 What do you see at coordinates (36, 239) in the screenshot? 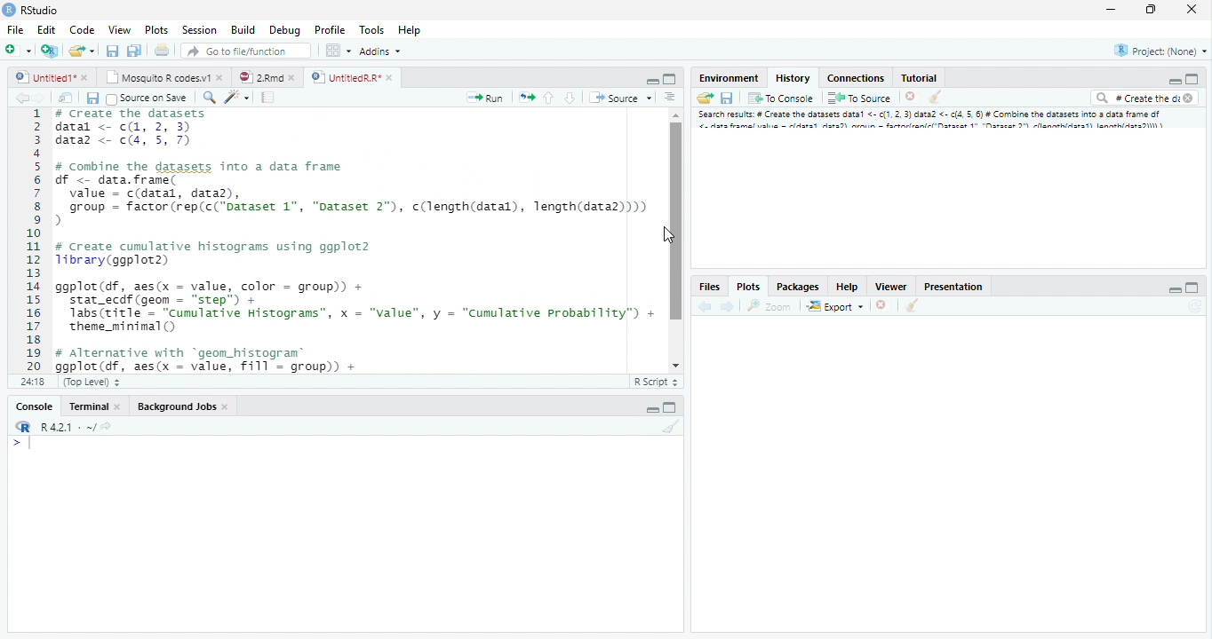
I see `Numbers` at bounding box center [36, 239].